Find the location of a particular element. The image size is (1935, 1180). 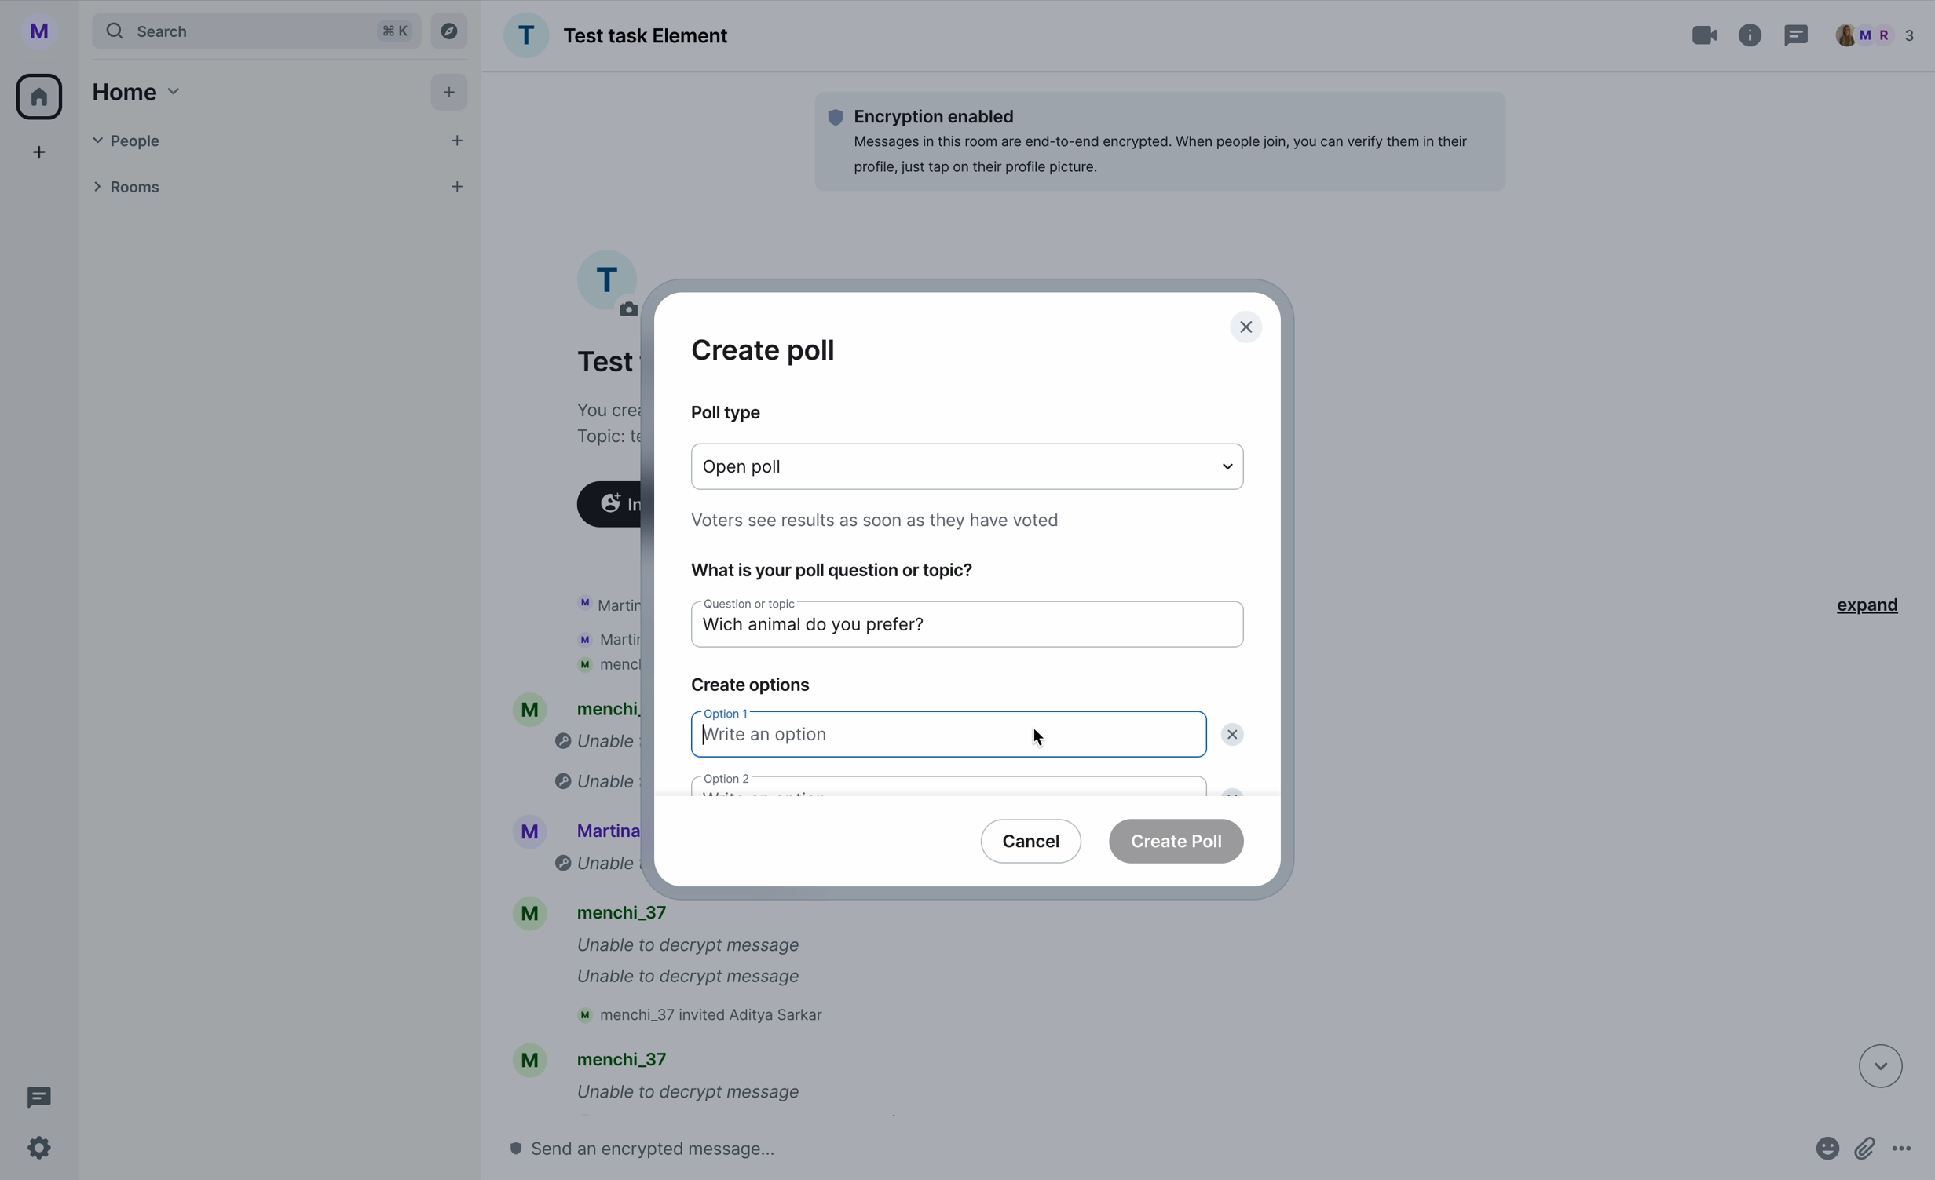

attach files is located at coordinates (1867, 1155).